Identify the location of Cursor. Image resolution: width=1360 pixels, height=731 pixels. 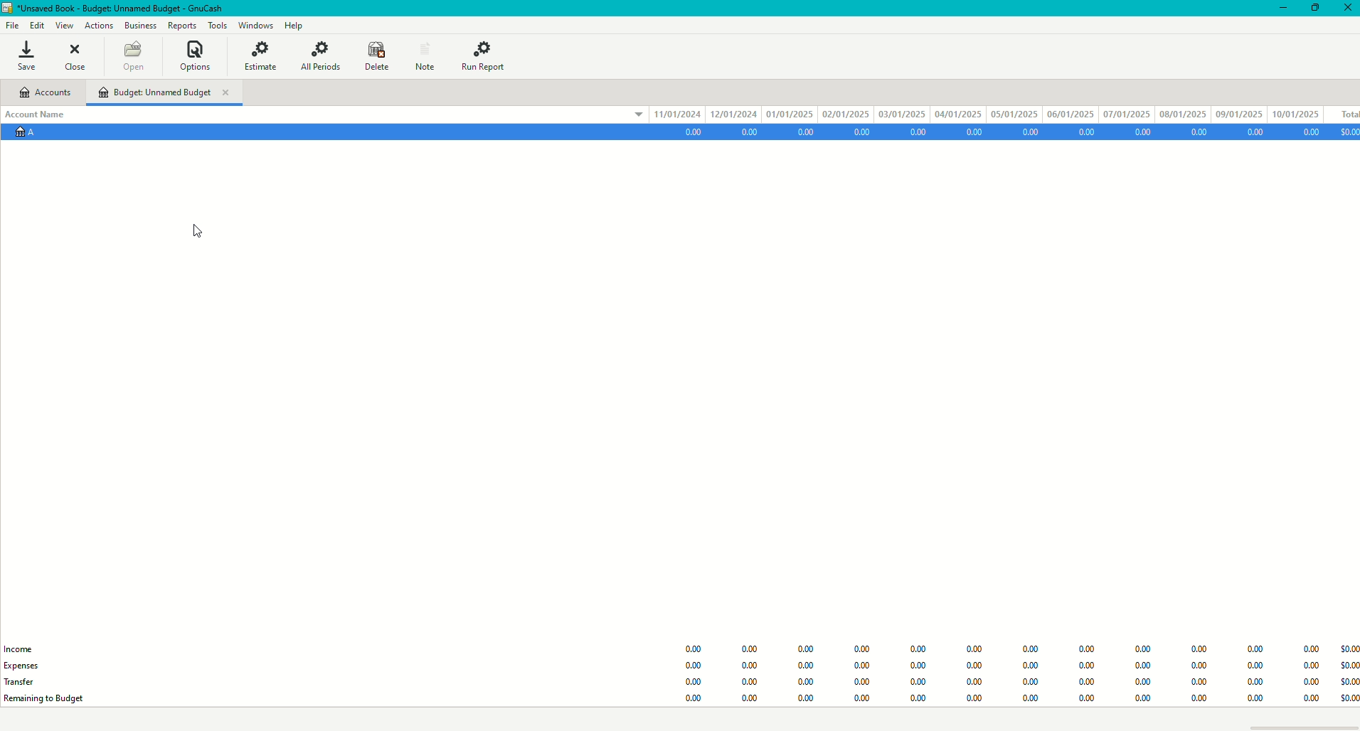
(201, 232).